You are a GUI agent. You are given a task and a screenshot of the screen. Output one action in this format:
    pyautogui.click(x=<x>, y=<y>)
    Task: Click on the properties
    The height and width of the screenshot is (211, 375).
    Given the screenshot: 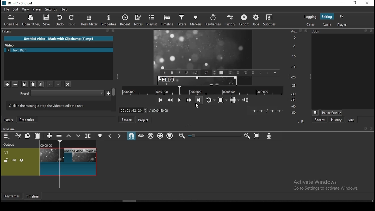 What is the action you would take?
    pyautogui.click(x=108, y=20)
    